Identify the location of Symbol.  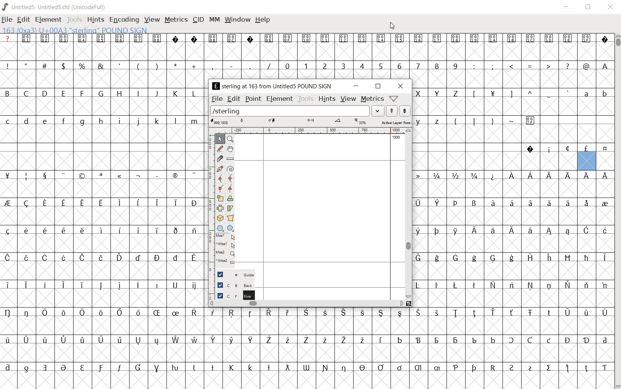
(63, 204).